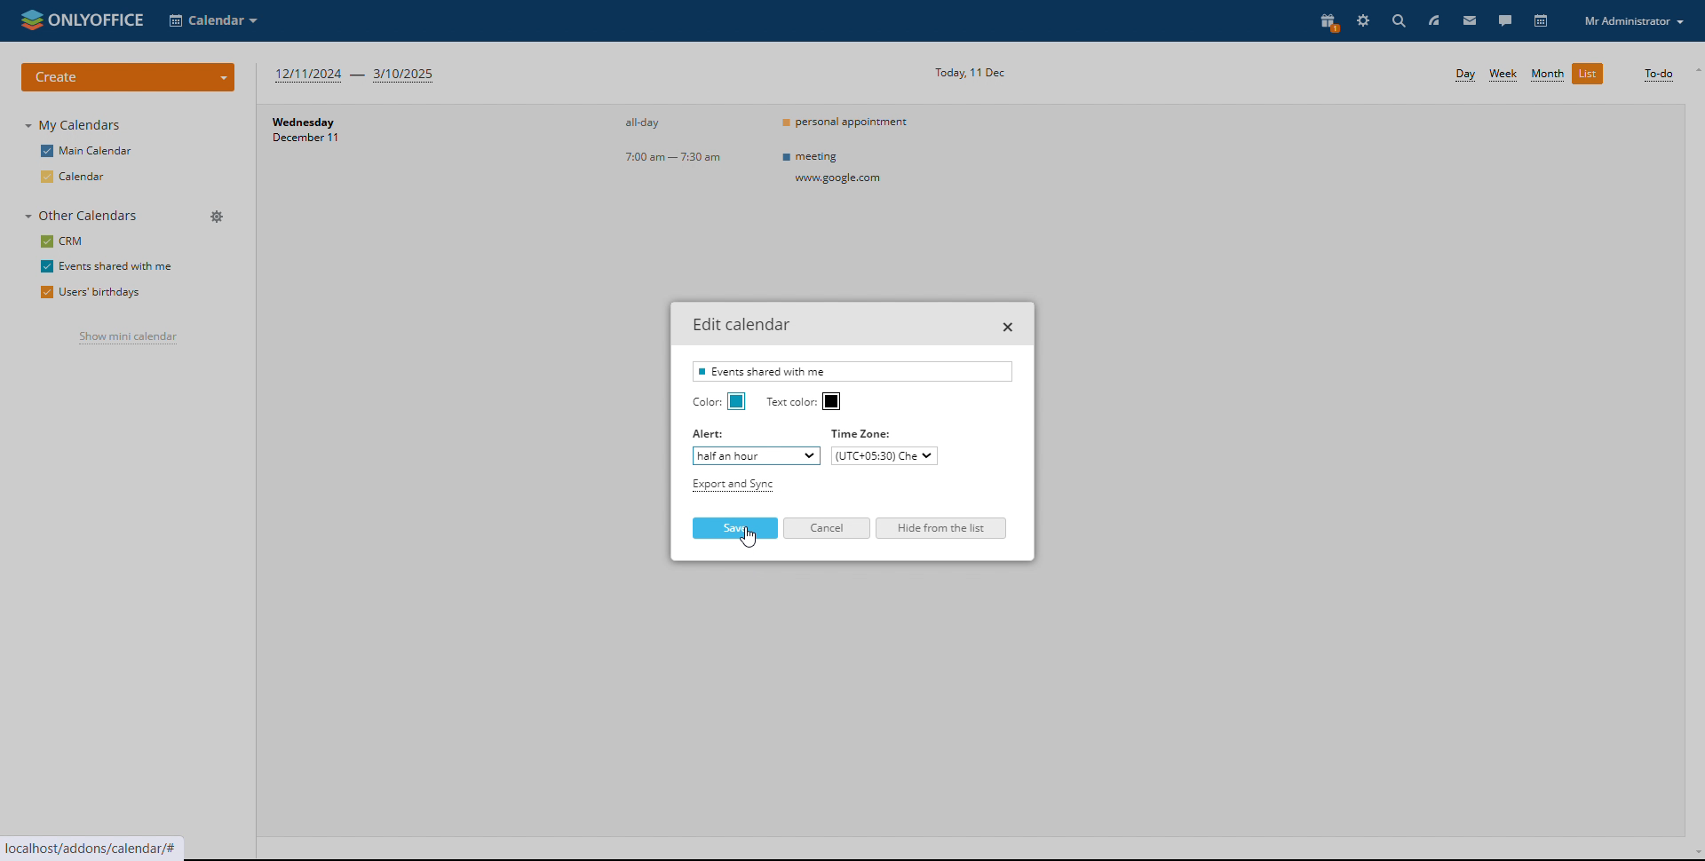 The width and height of the screenshot is (1705, 861). Describe the element at coordinates (78, 176) in the screenshot. I see `calendar` at that location.